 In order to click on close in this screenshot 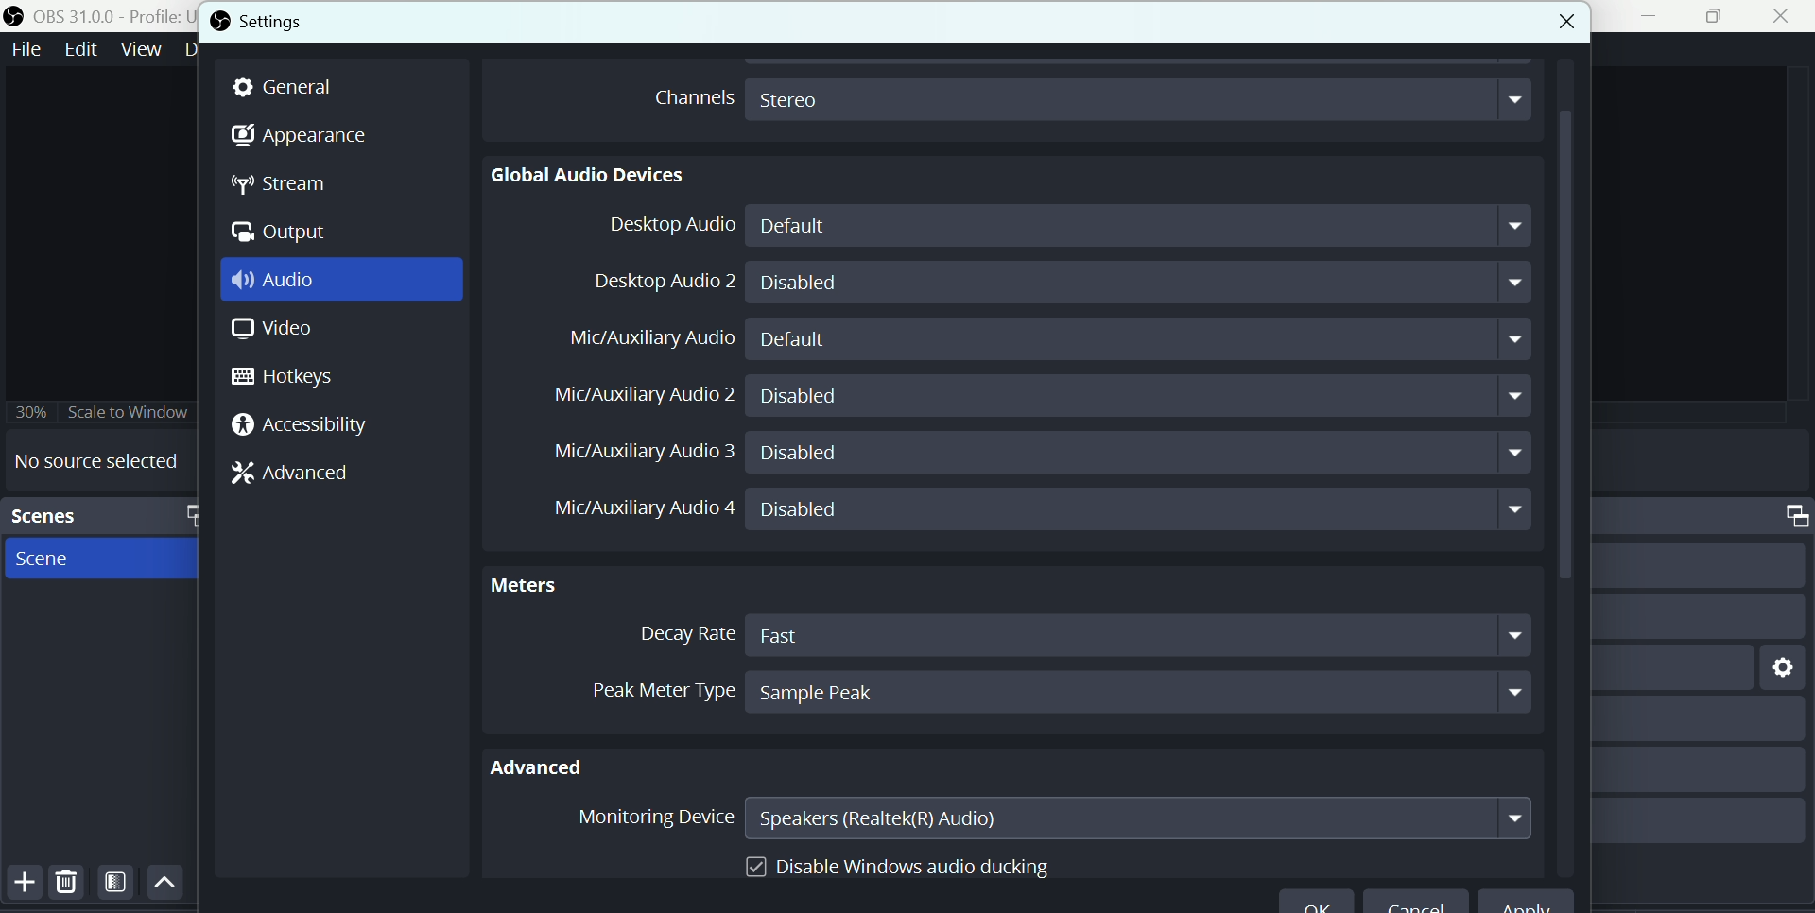, I will do `click(1547, 18)`.